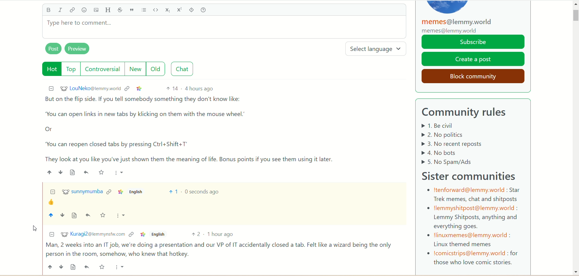  I want to click on spoiler, so click(192, 11).